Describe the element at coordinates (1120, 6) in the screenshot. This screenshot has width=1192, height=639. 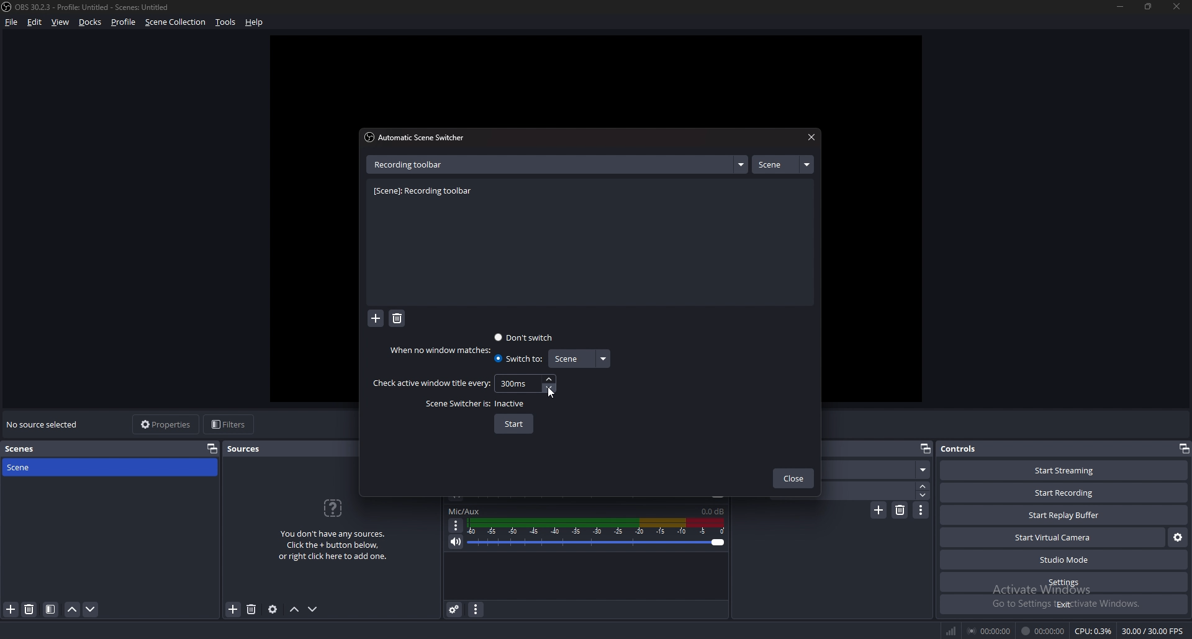
I see `minimize` at that location.